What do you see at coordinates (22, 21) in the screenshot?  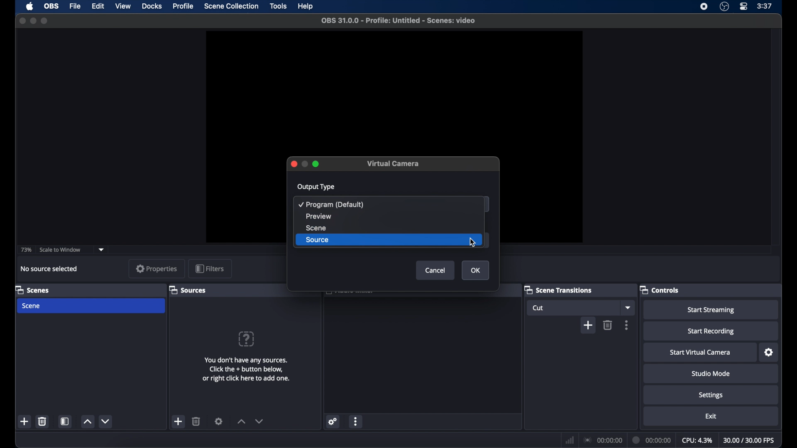 I see `close` at bounding box center [22, 21].